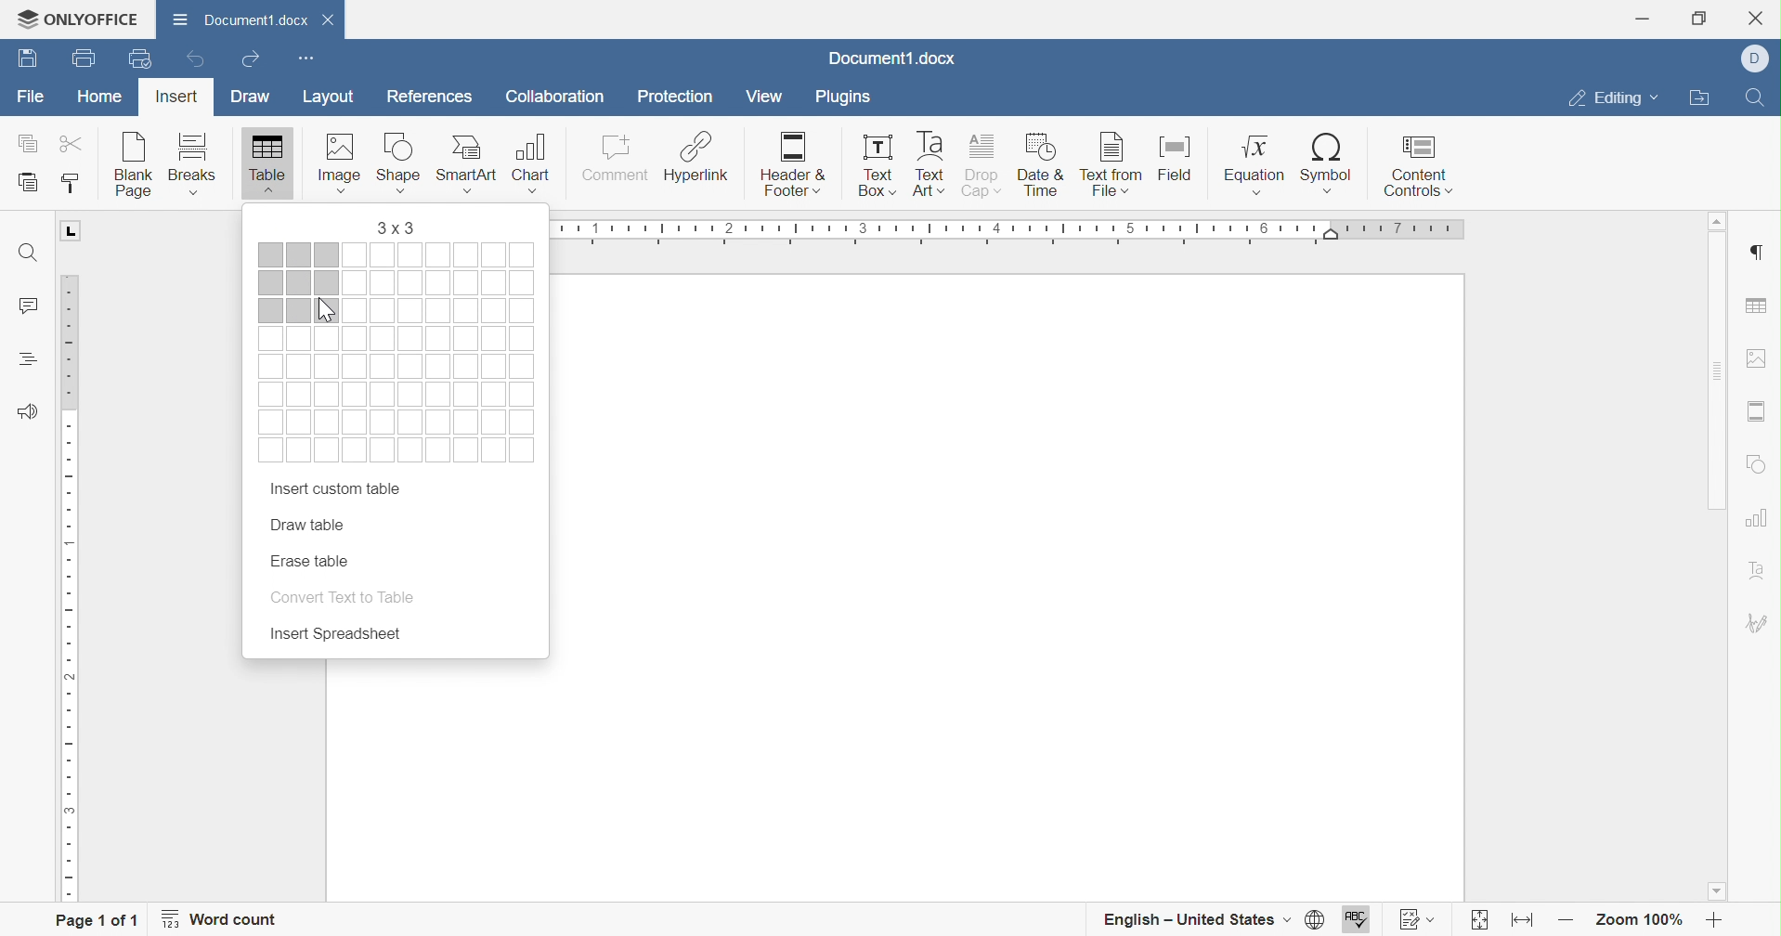 Image resolution: width=1781 pixels, height=936 pixels. What do you see at coordinates (191, 165) in the screenshot?
I see `Insert breaks` at bounding box center [191, 165].